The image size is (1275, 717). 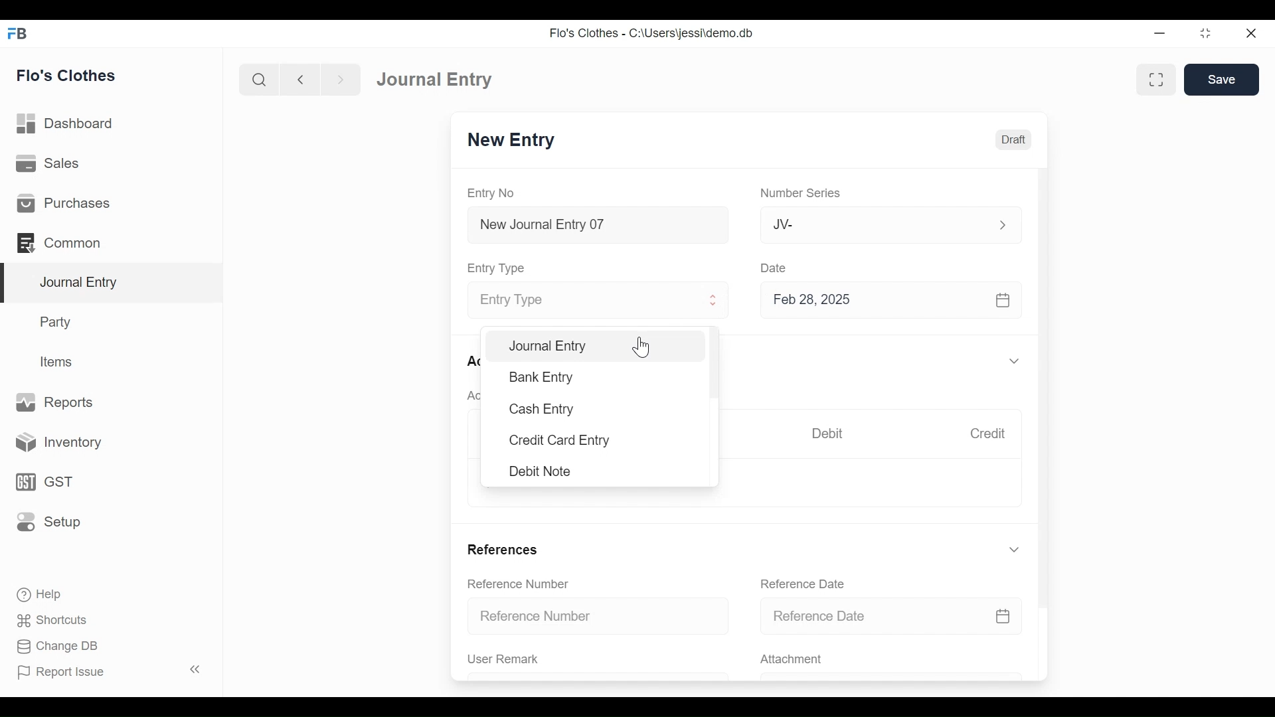 I want to click on Shortcuts, so click(x=60, y=618).